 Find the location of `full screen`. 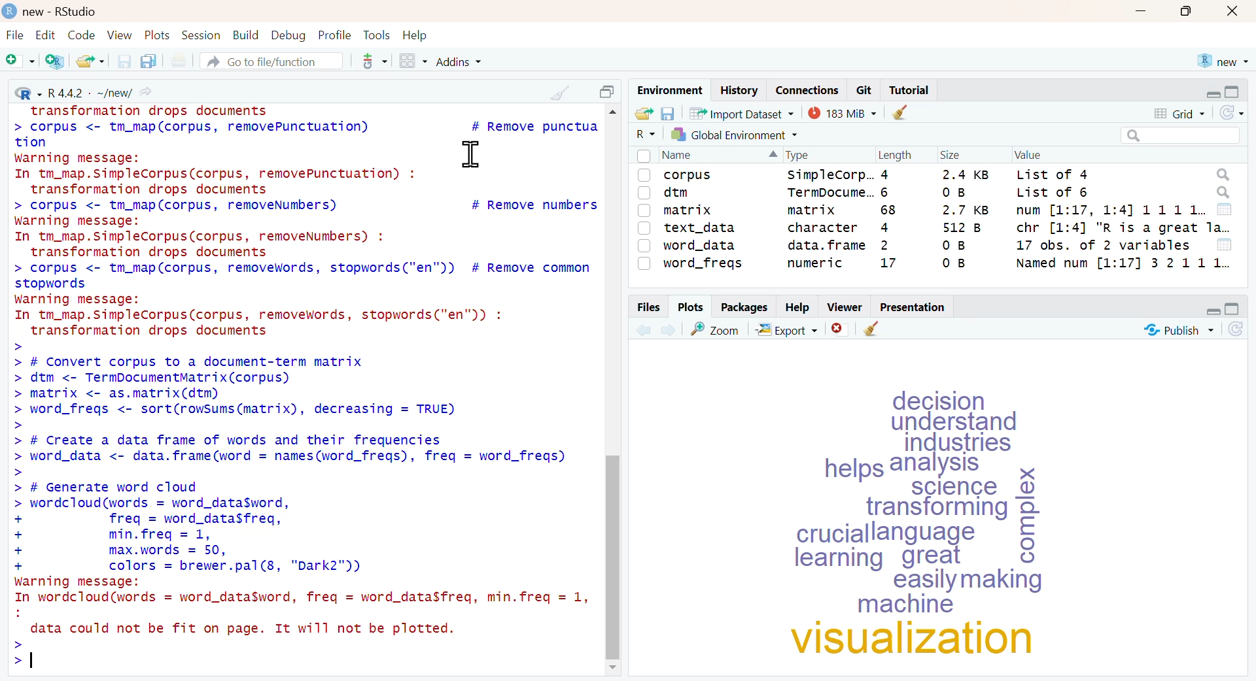

full screen is located at coordinates (1233, 309).